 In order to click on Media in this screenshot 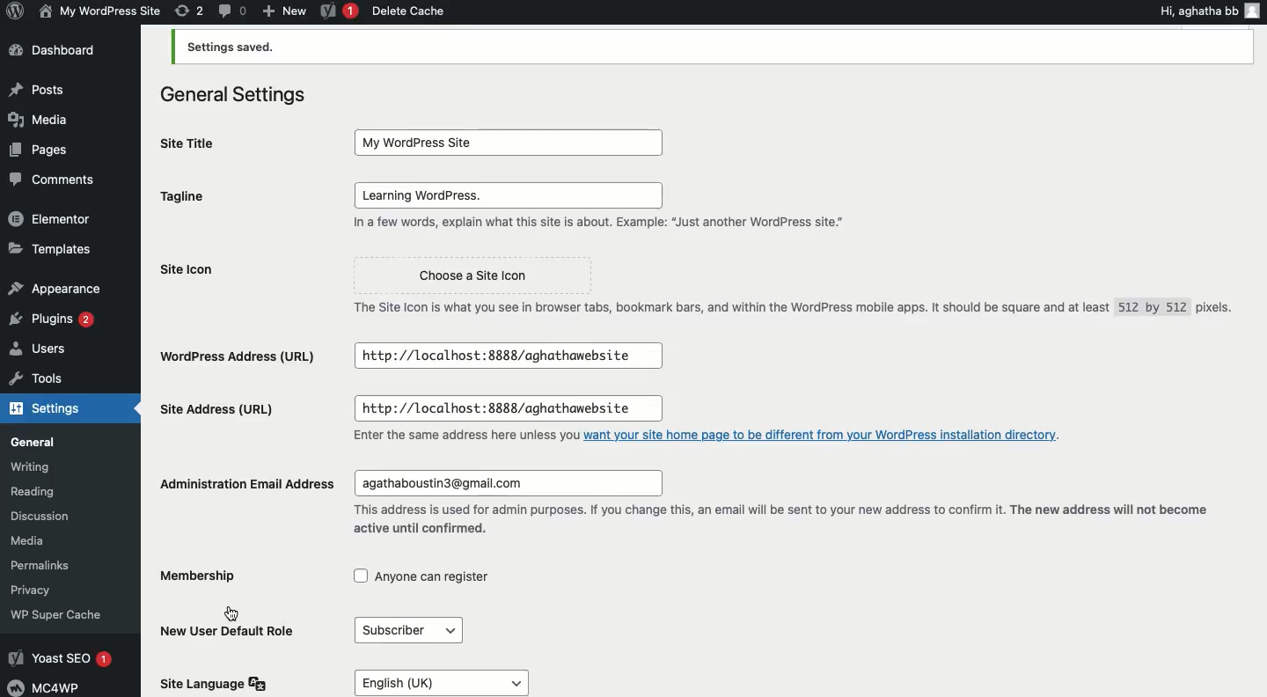, I will do `click(38, 541)`.